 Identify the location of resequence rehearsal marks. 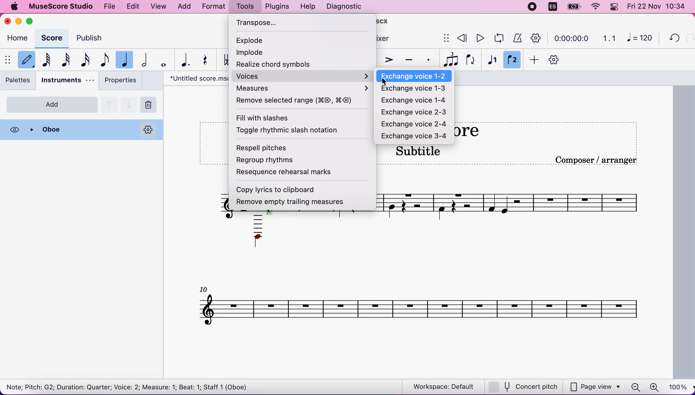
(289, 173).